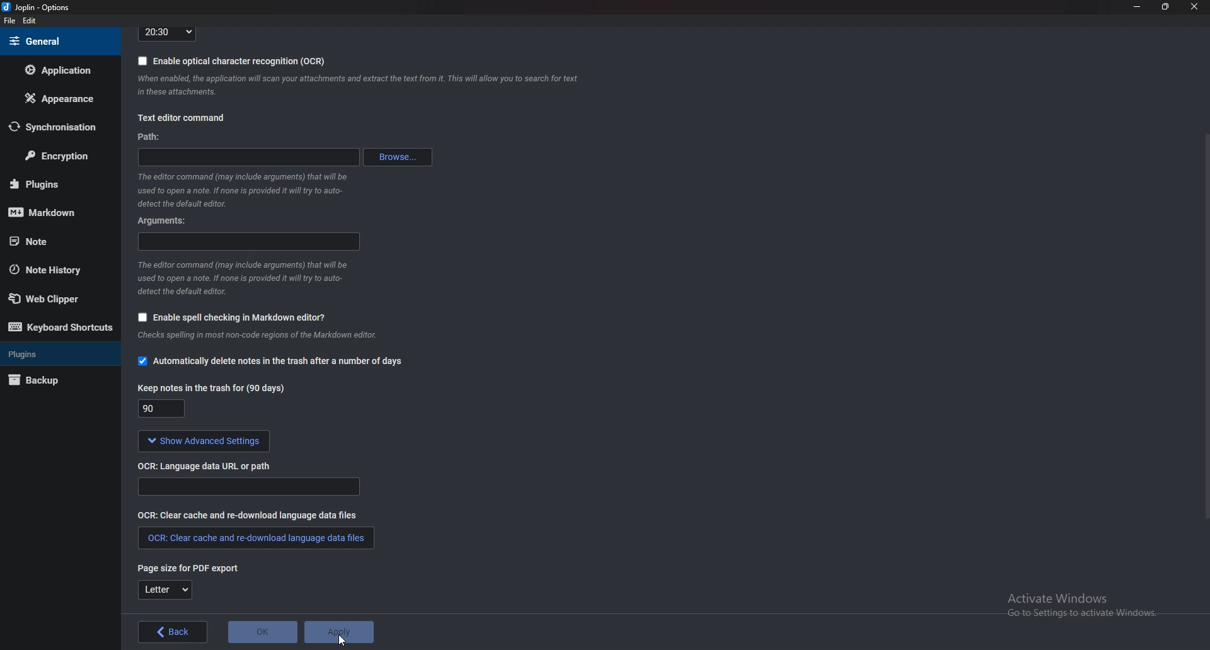 The image size is (1210, 650). What do you see at coordinates (255, 538) in the screenshot?
I see `O C R clear cache and redownload language data` at bounding box center [255, 538].